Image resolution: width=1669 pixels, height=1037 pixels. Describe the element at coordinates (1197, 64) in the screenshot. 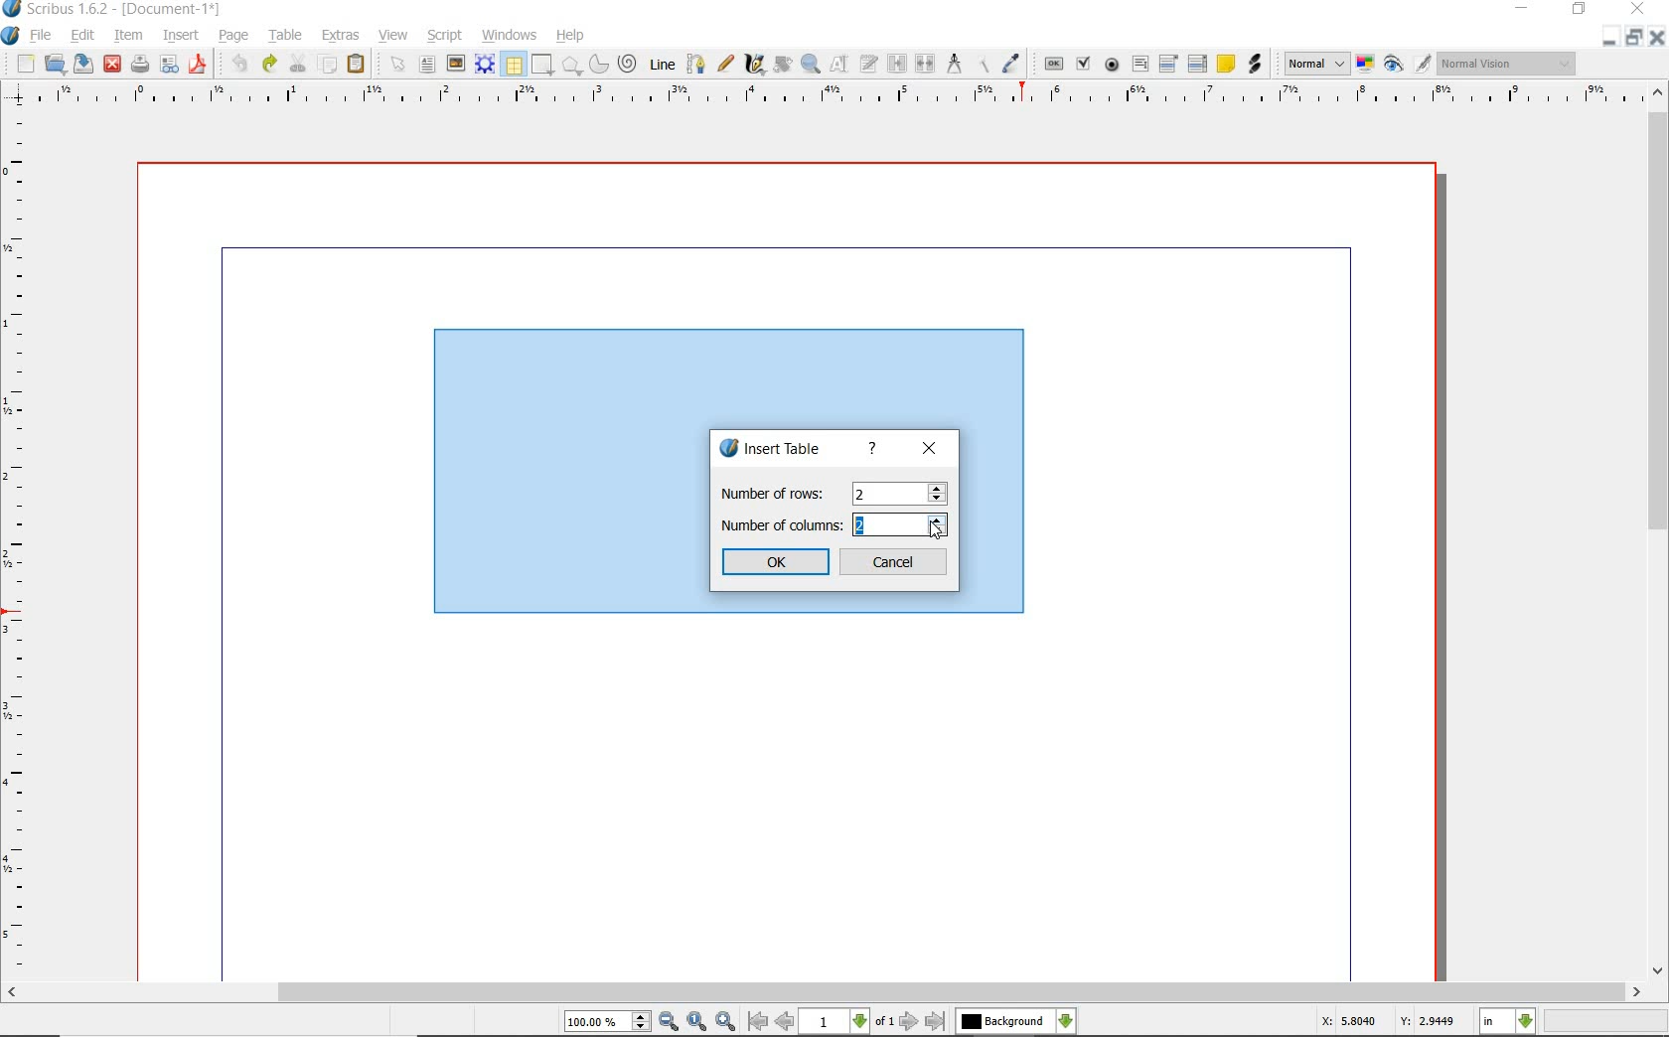

I see `PDF List Box` at that location.